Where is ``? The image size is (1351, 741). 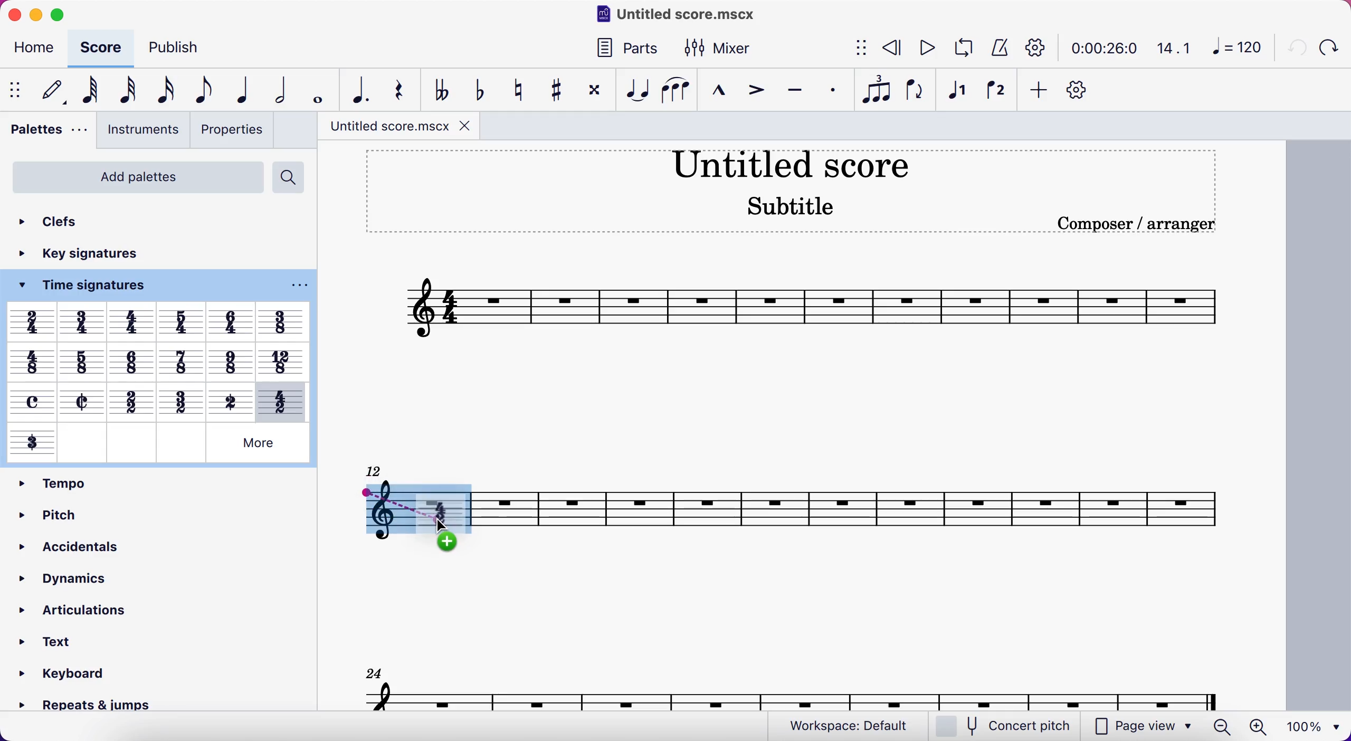  is located at coordinates (130, 360).